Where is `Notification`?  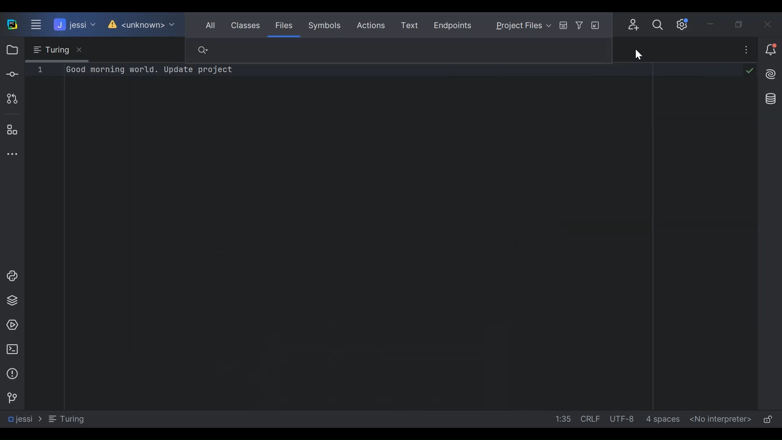 Notification is located at coordinates (772, 49).